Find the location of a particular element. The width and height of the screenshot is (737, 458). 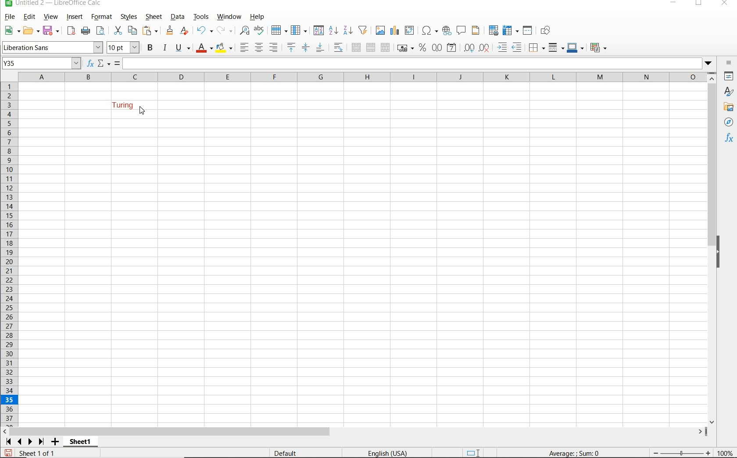

SCROLL is located at coordinates (24, 442).